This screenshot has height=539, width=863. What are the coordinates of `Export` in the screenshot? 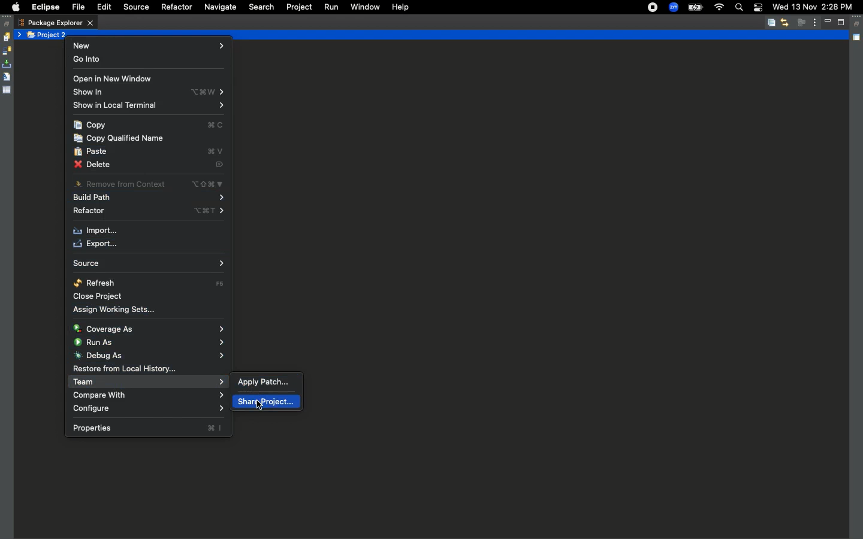 It's located at (94, 244).